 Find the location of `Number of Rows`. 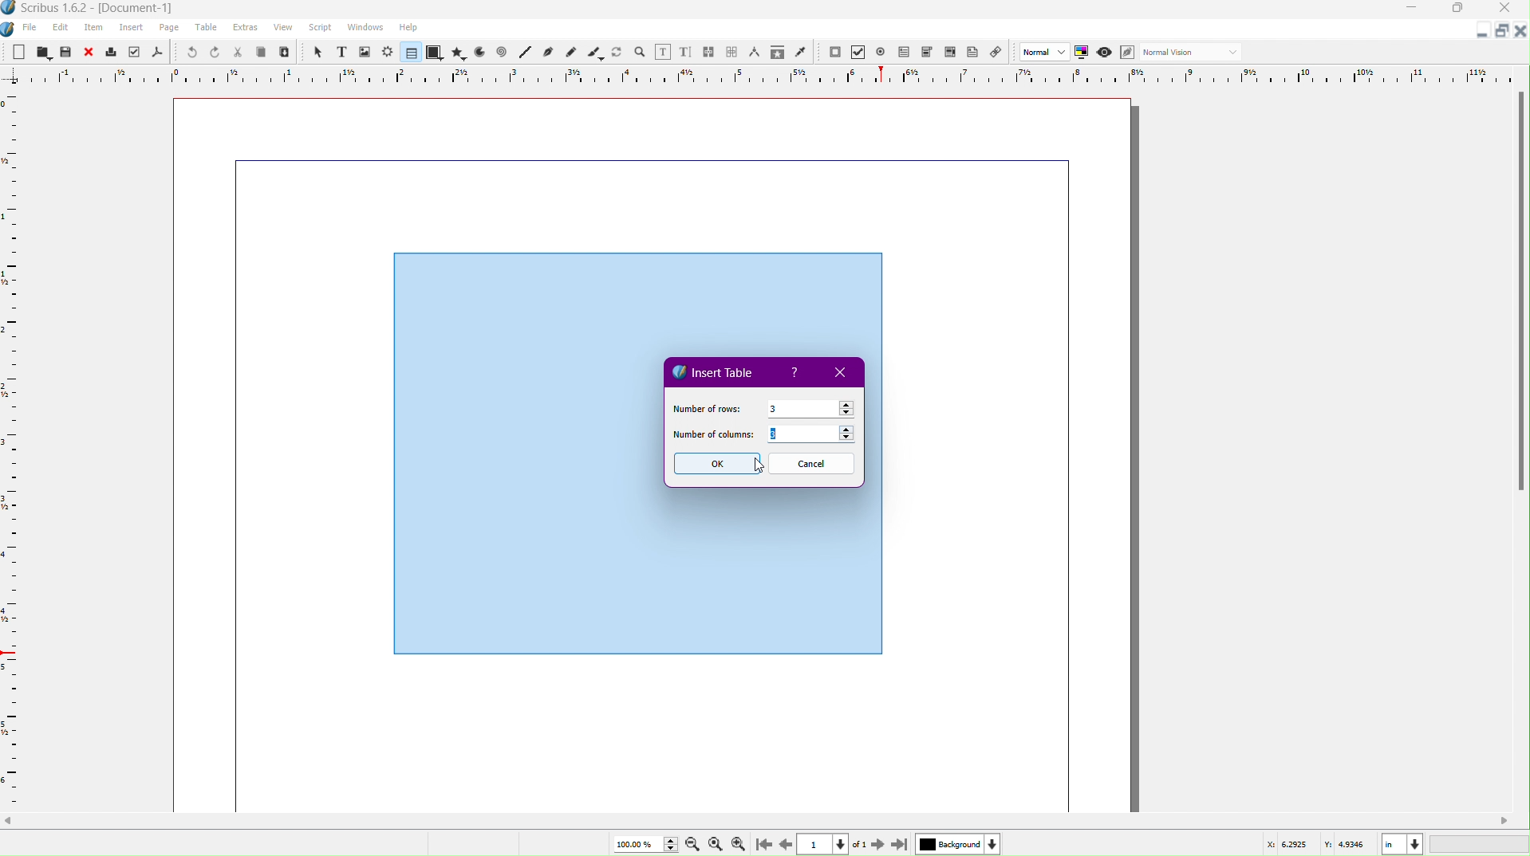

Number of Rows is located at coordinates (705, 407).